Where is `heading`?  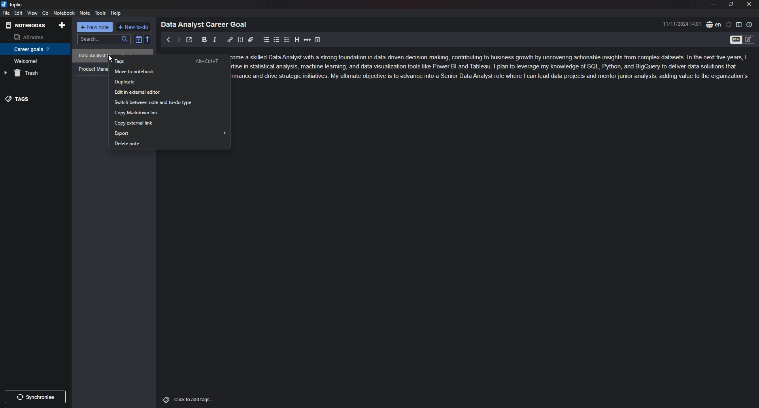
heading is located at coordinates (297, 40).